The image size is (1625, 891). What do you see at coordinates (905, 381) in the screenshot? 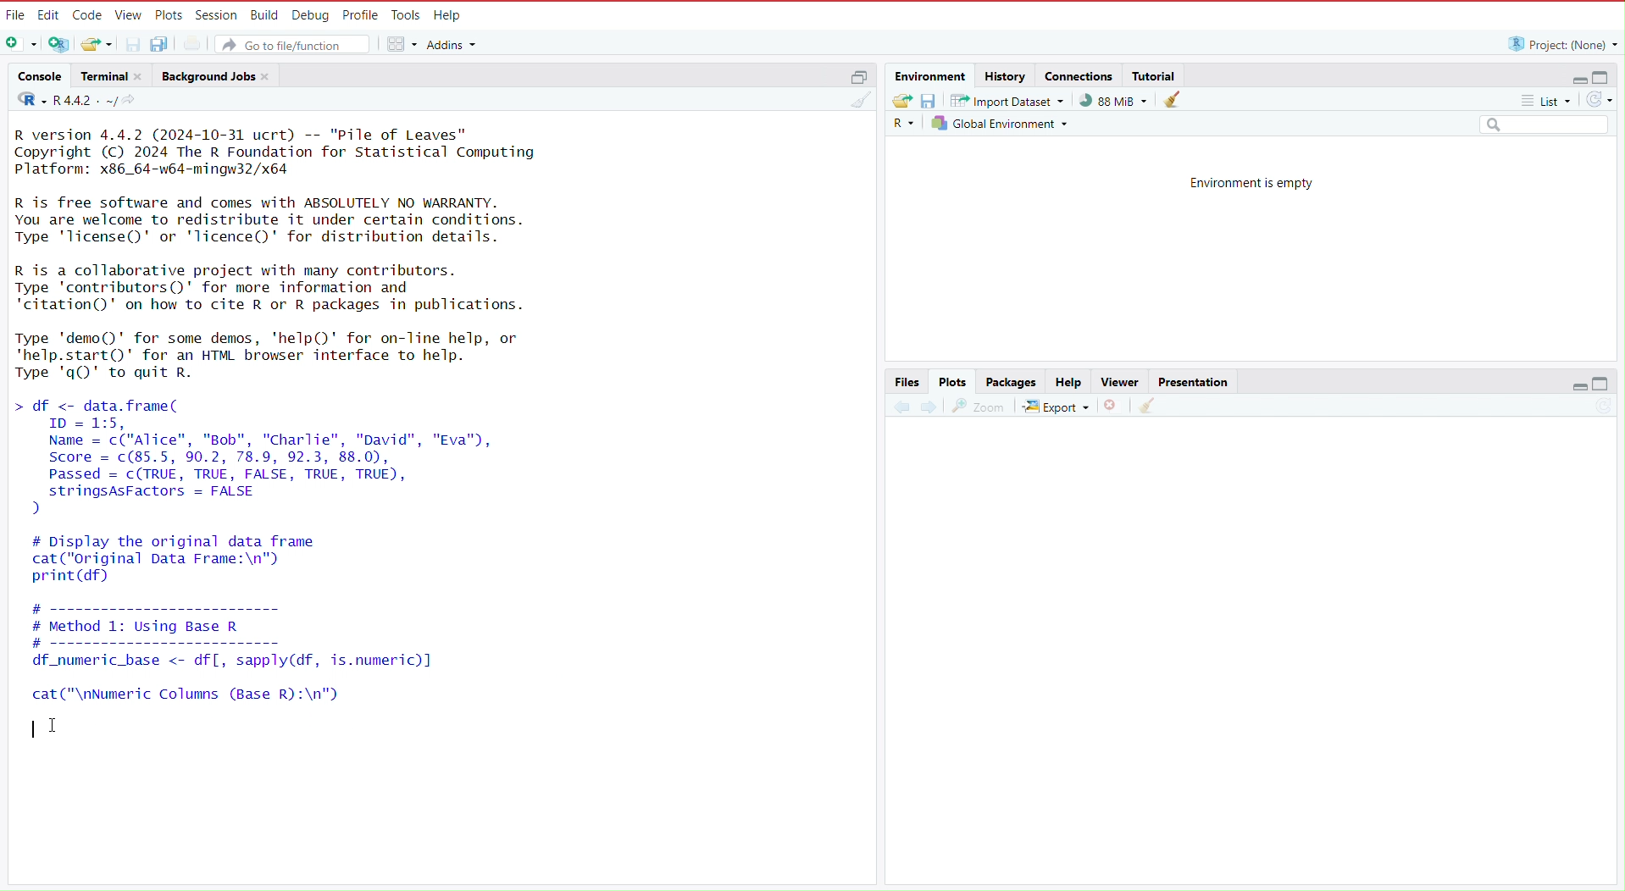
I see `Files` at bounding box center [905, 381].